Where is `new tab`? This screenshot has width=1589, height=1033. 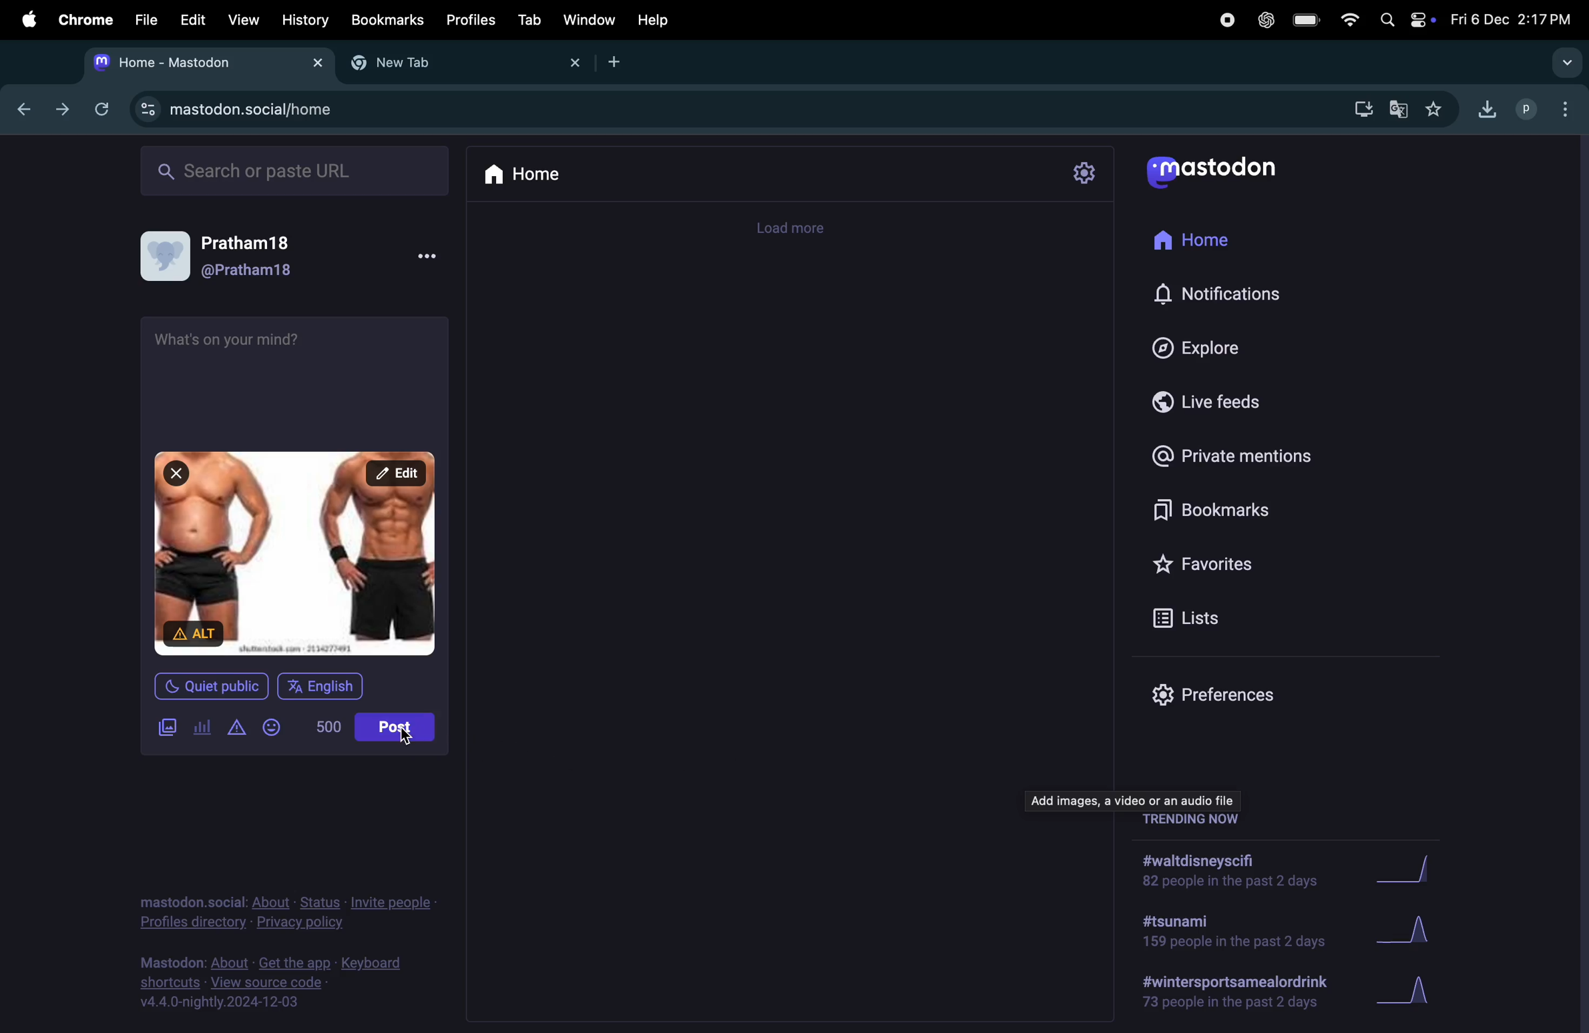
new tab is located at coordinates (460, 64).